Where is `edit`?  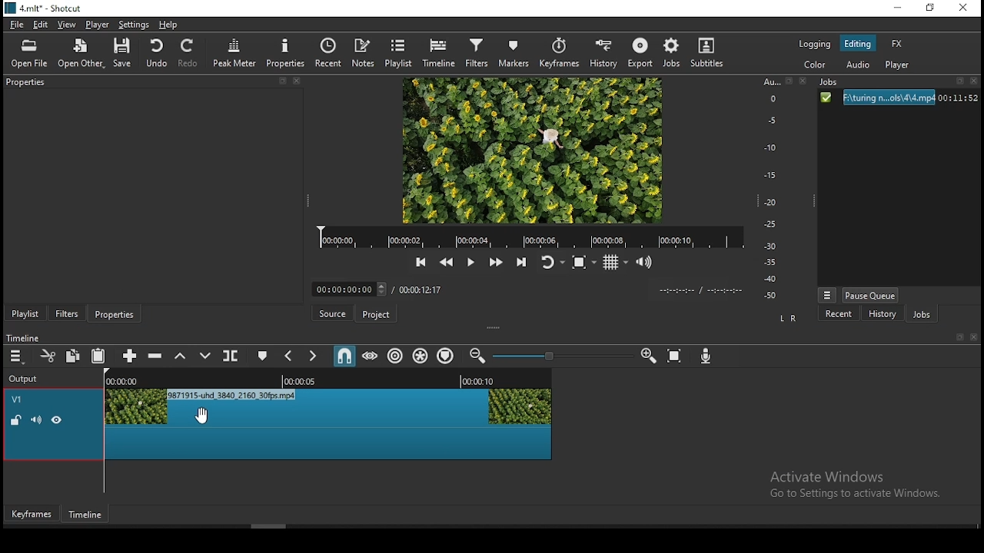 edit is located at coordinates (41, 25).